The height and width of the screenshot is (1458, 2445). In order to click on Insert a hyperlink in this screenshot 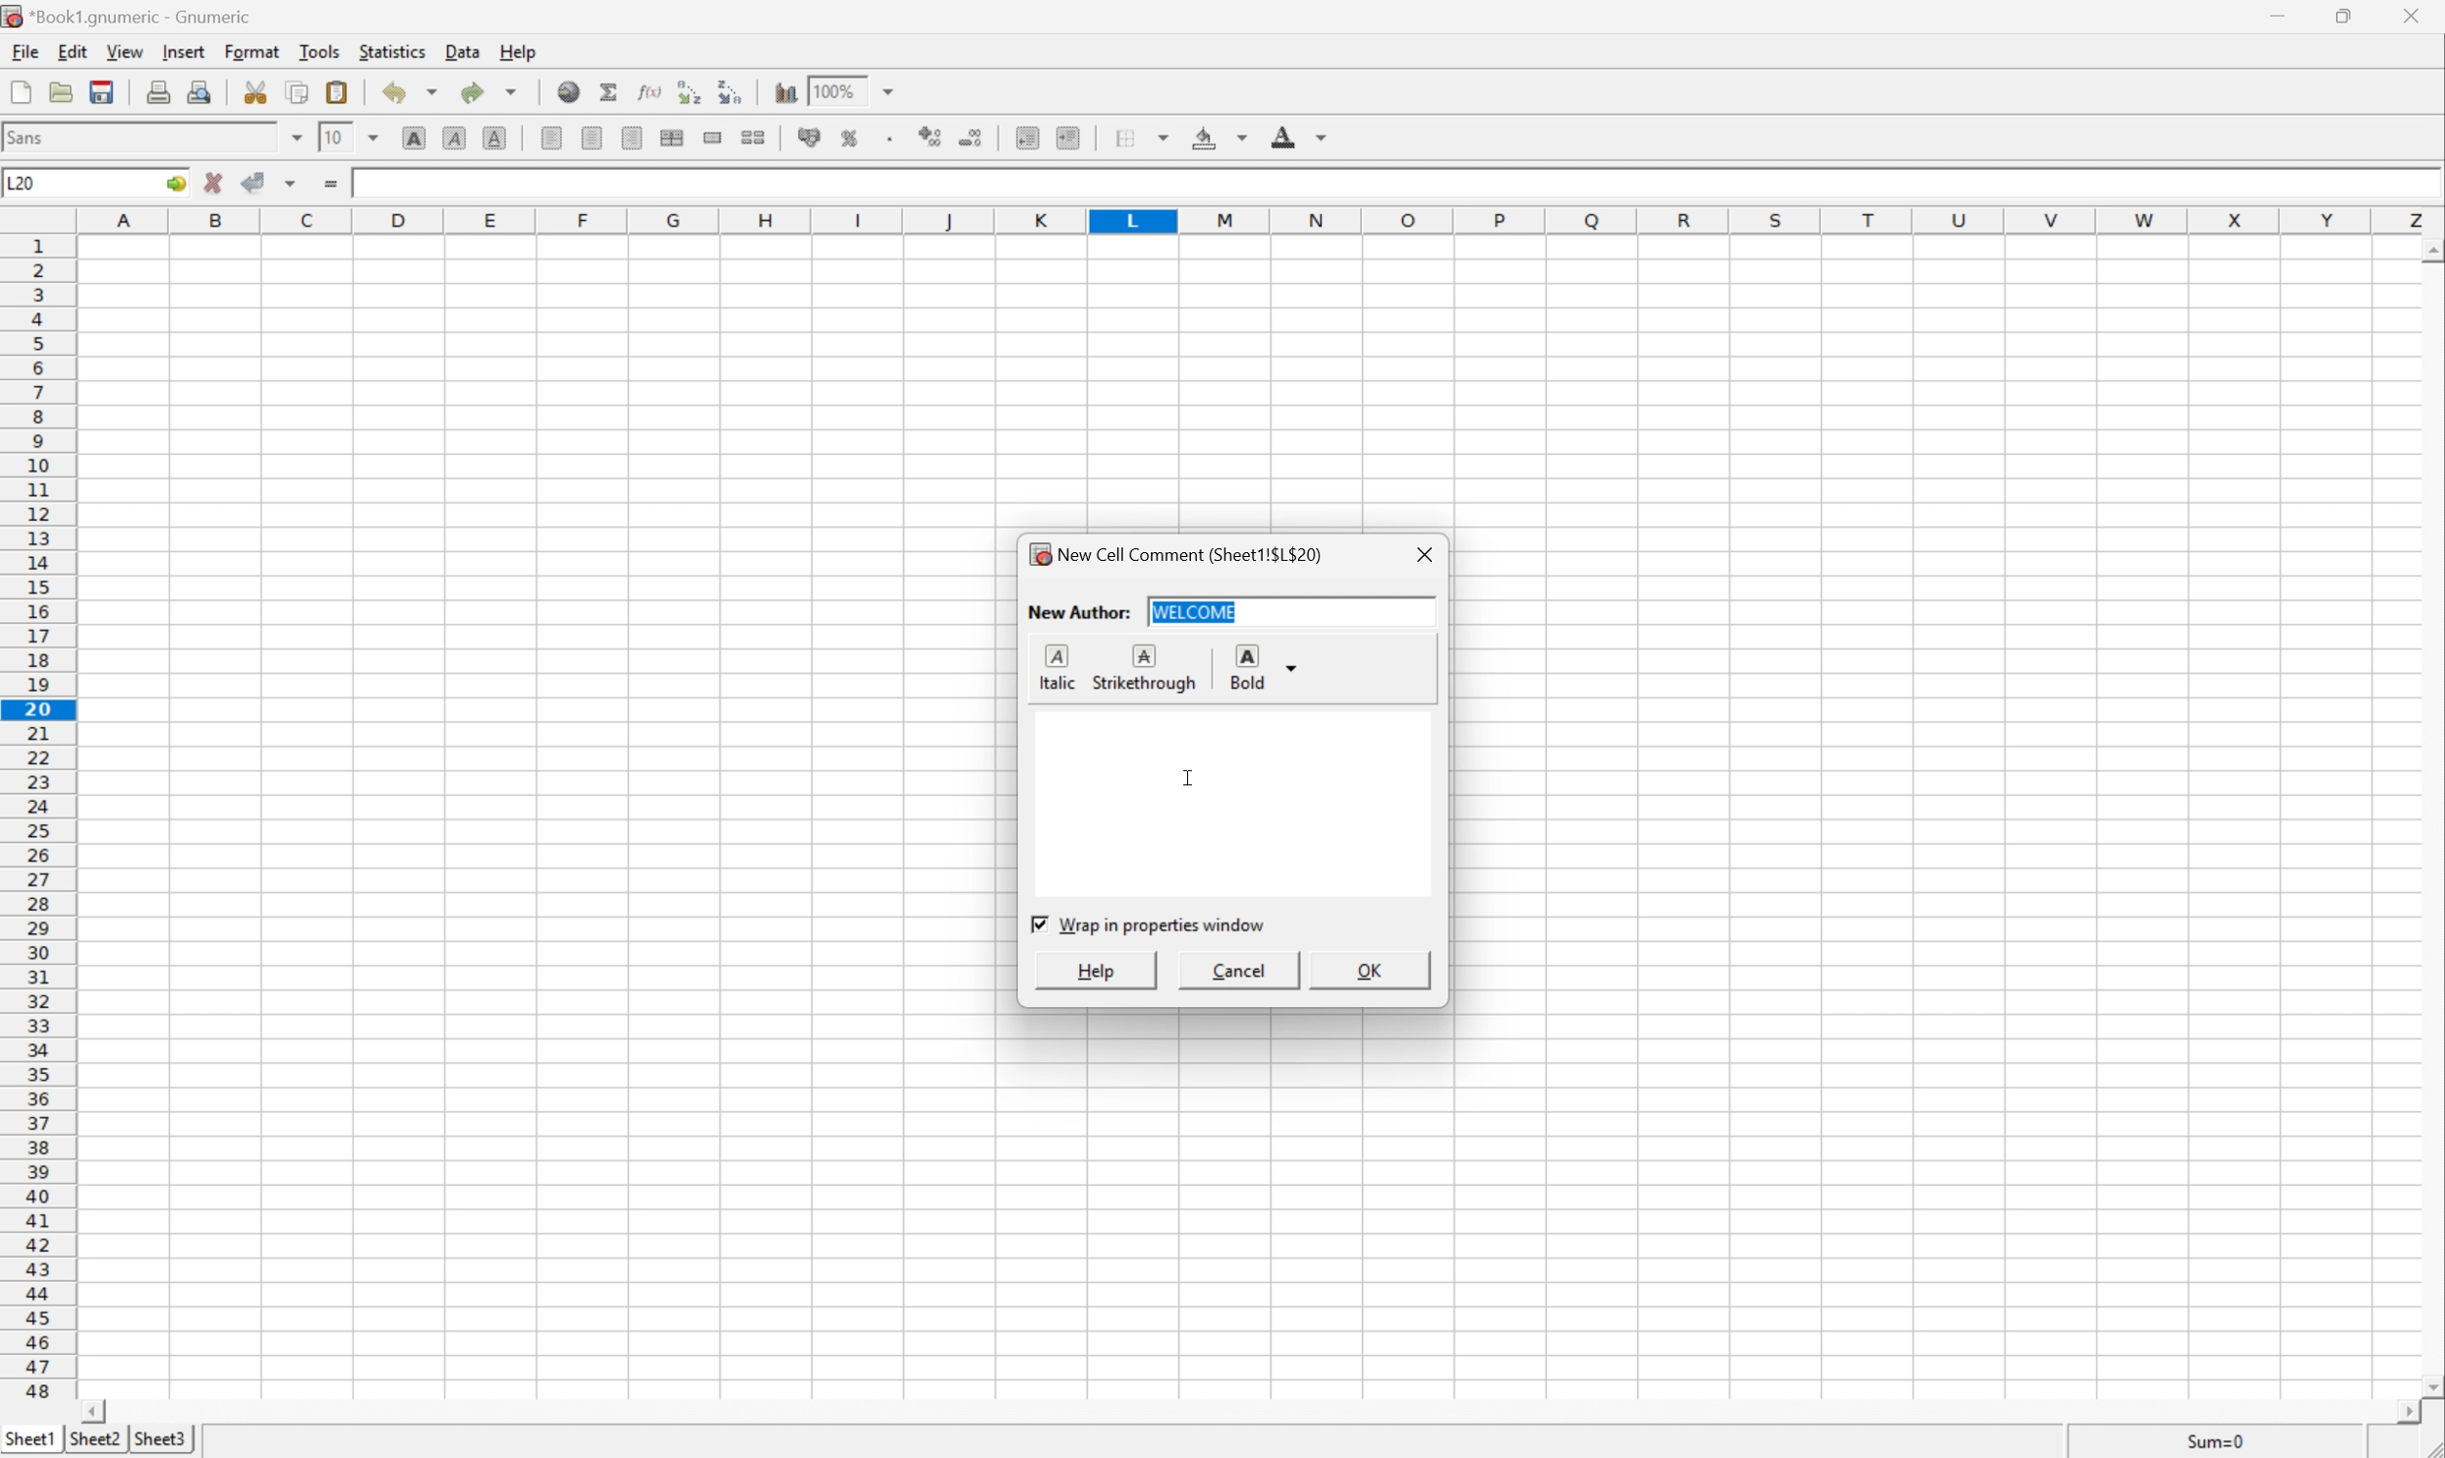, I will do `click(569, 91)`.